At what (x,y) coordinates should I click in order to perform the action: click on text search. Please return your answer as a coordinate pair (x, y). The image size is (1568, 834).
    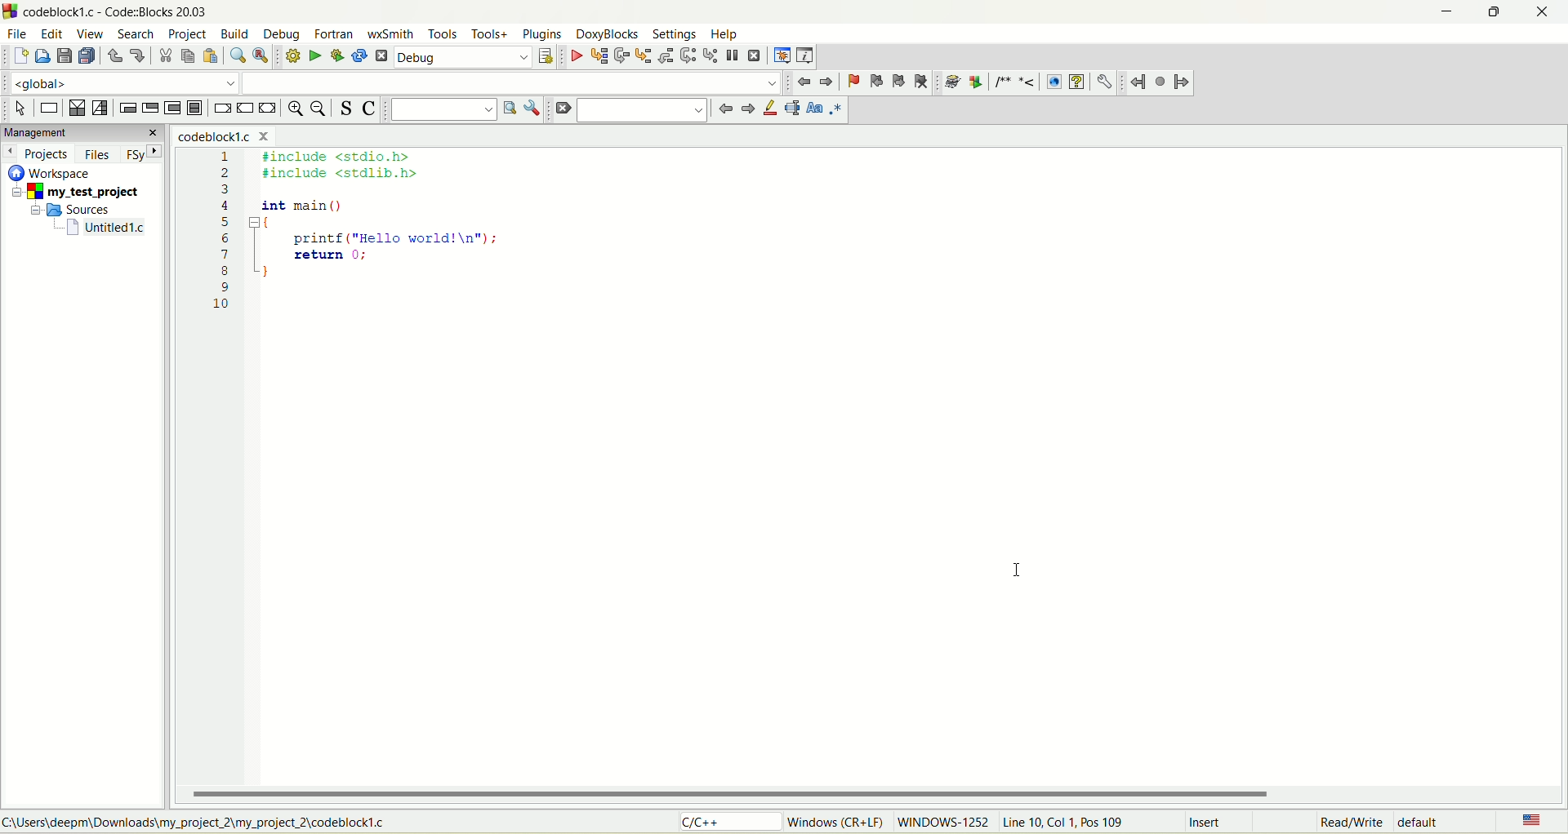
    Looking at the image, I should click on (443, 109).